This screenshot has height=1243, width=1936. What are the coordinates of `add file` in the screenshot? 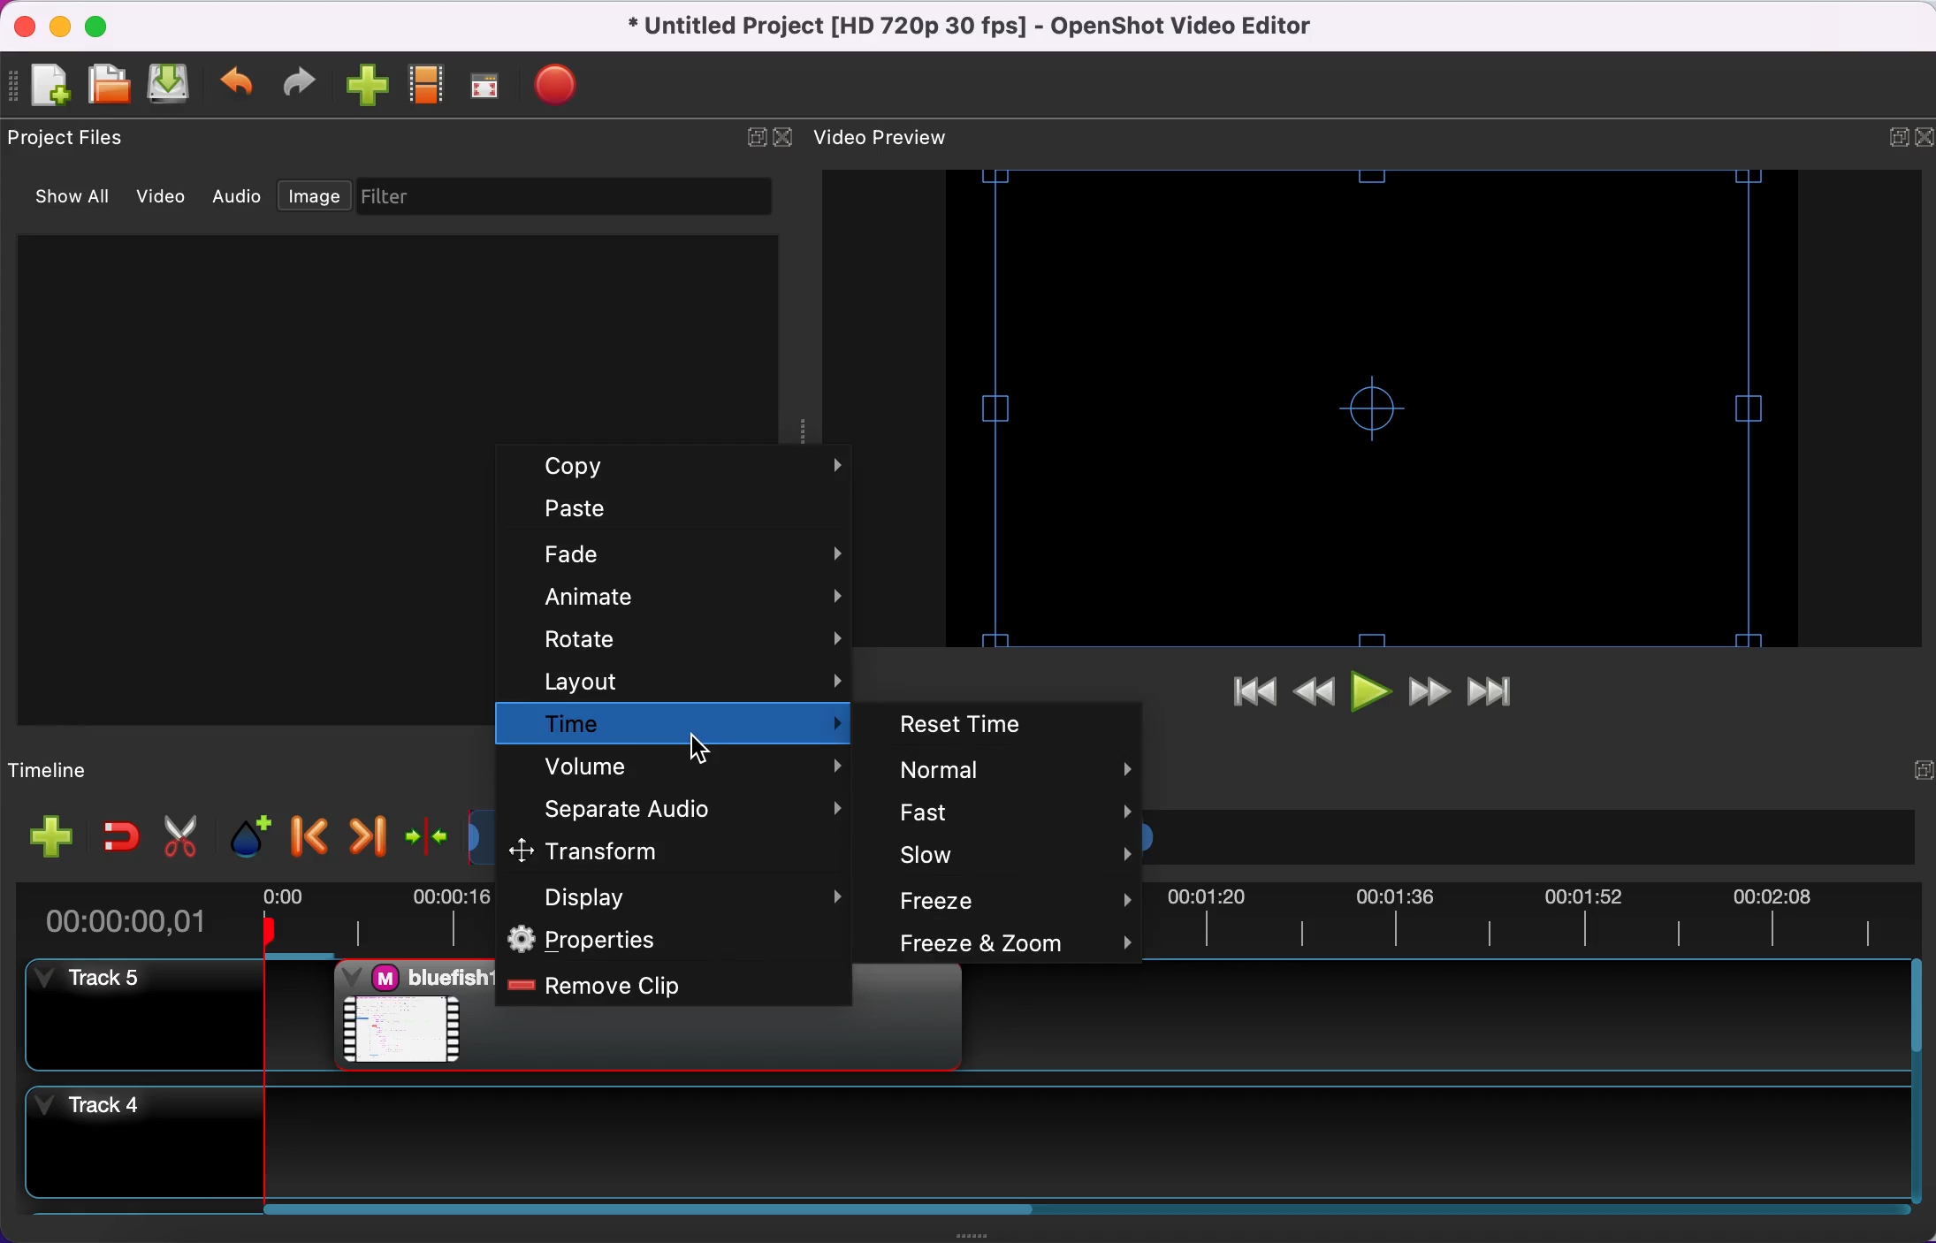 It's located at (47, 87).